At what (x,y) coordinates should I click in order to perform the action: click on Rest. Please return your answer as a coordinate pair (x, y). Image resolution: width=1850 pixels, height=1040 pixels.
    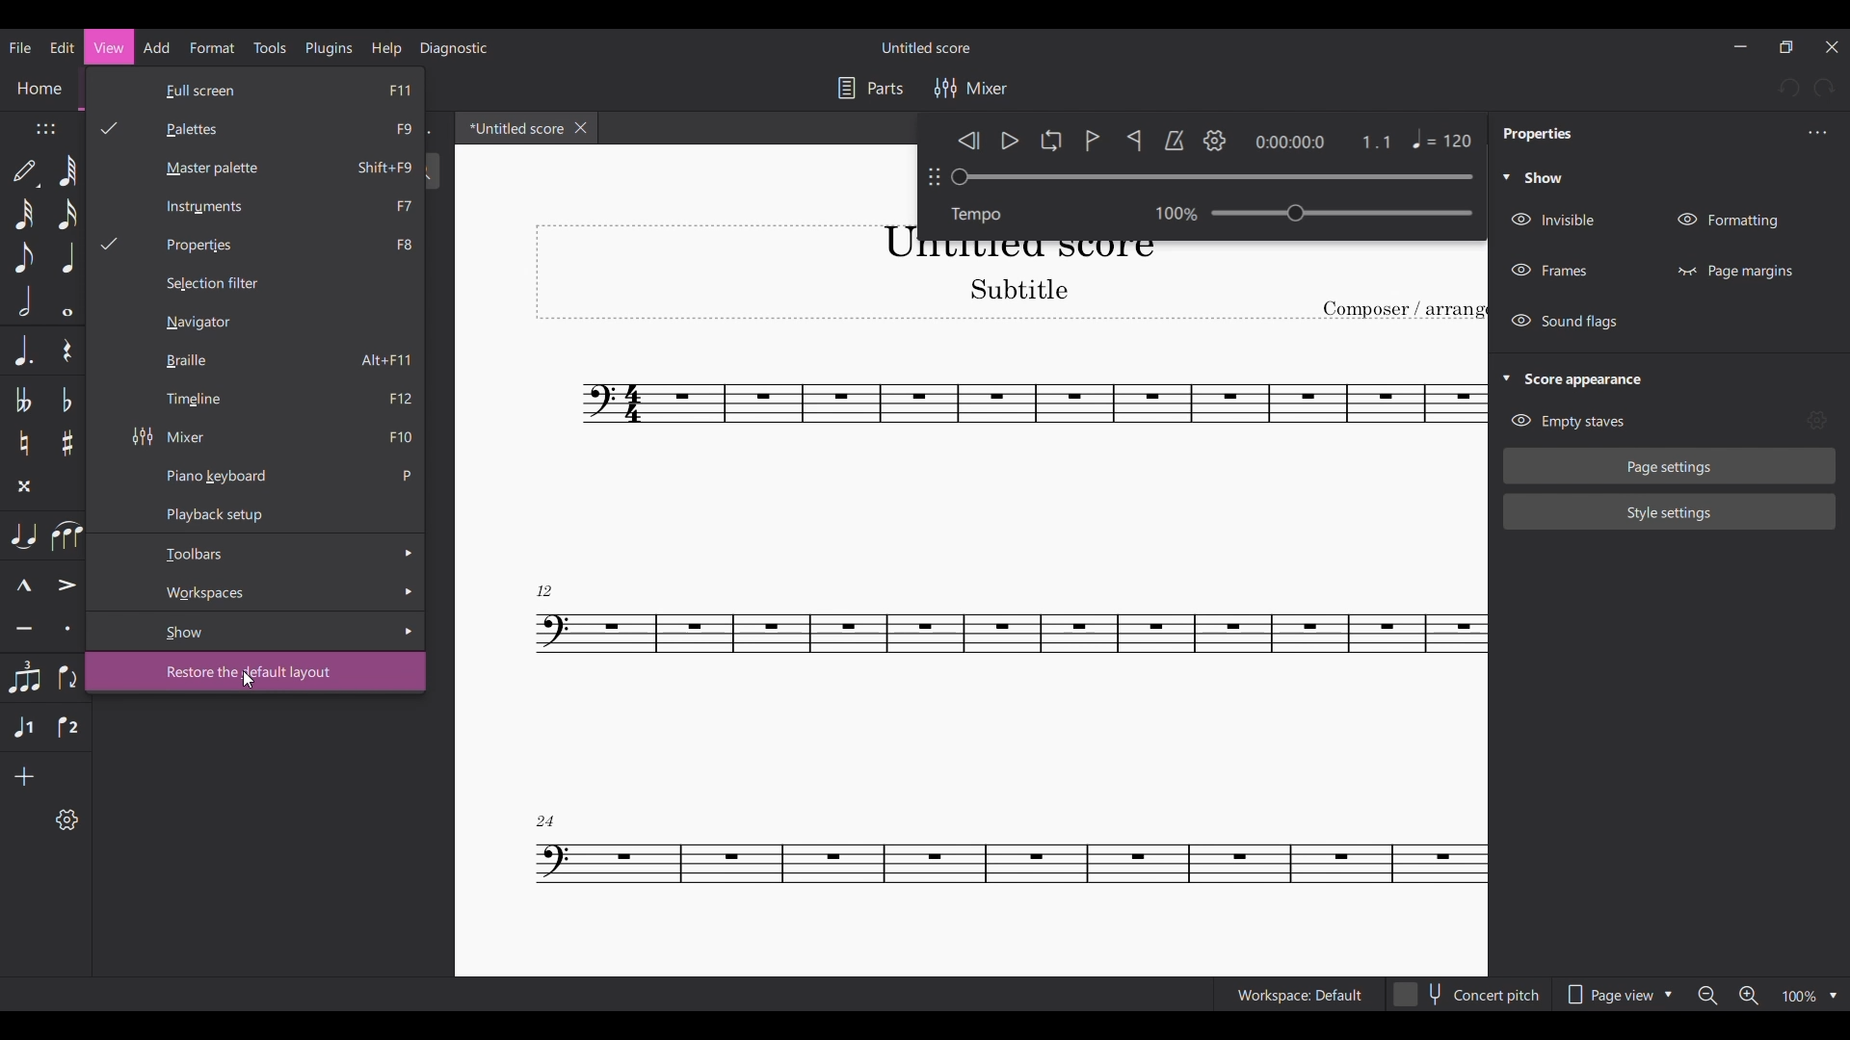
    Looking at the image, I should click on (66, 350).